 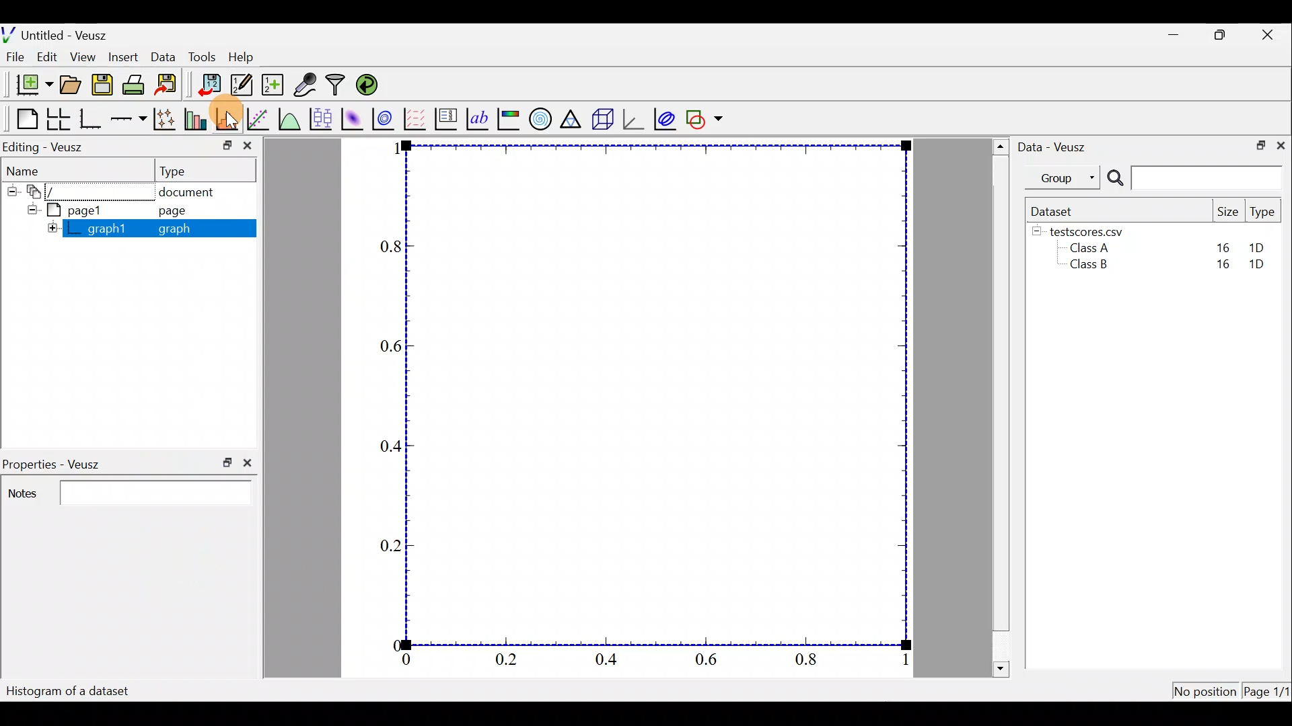 What do you see at coordinates (540, 120) in the screenshot?
I see `Polar graph` at bounding box center [540, 120].